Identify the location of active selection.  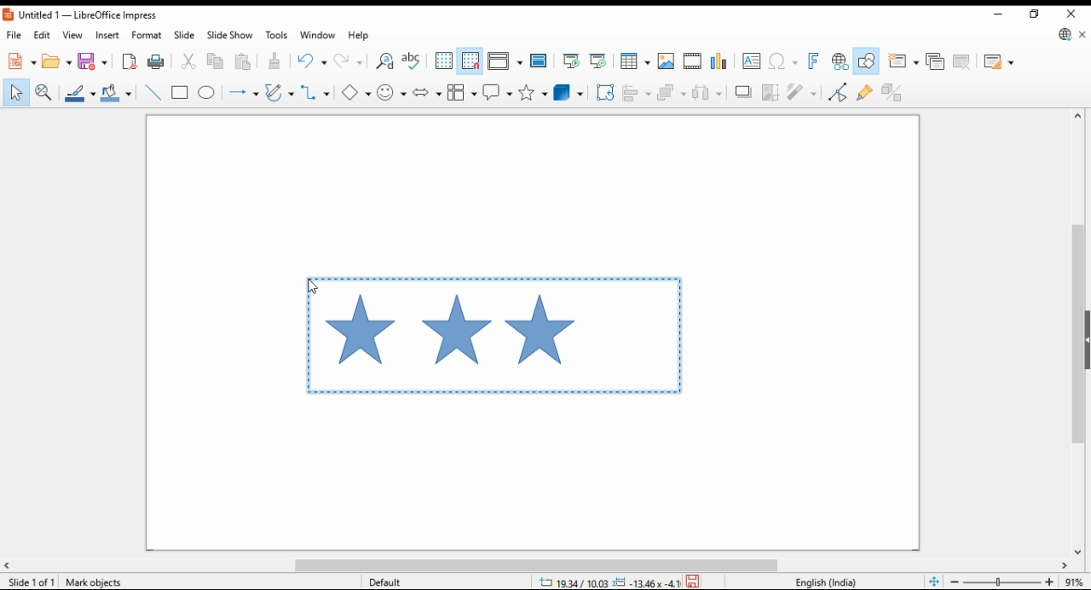
(491, 338).